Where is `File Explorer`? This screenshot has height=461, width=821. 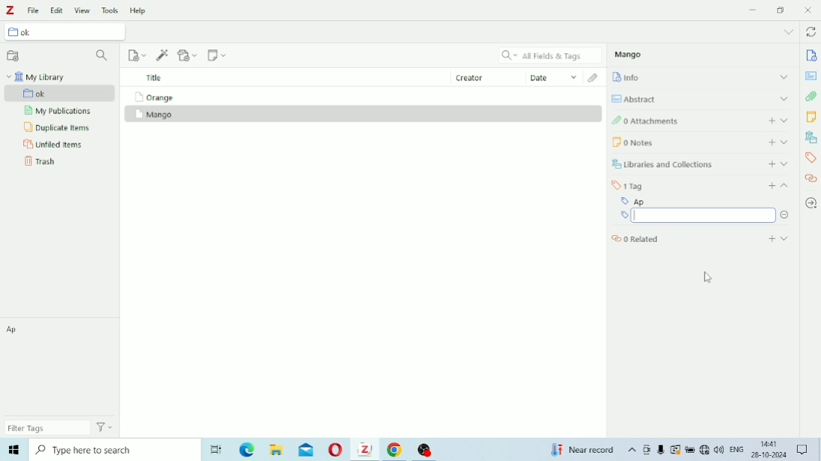 File Explorer is located at coordinates (276, 450).